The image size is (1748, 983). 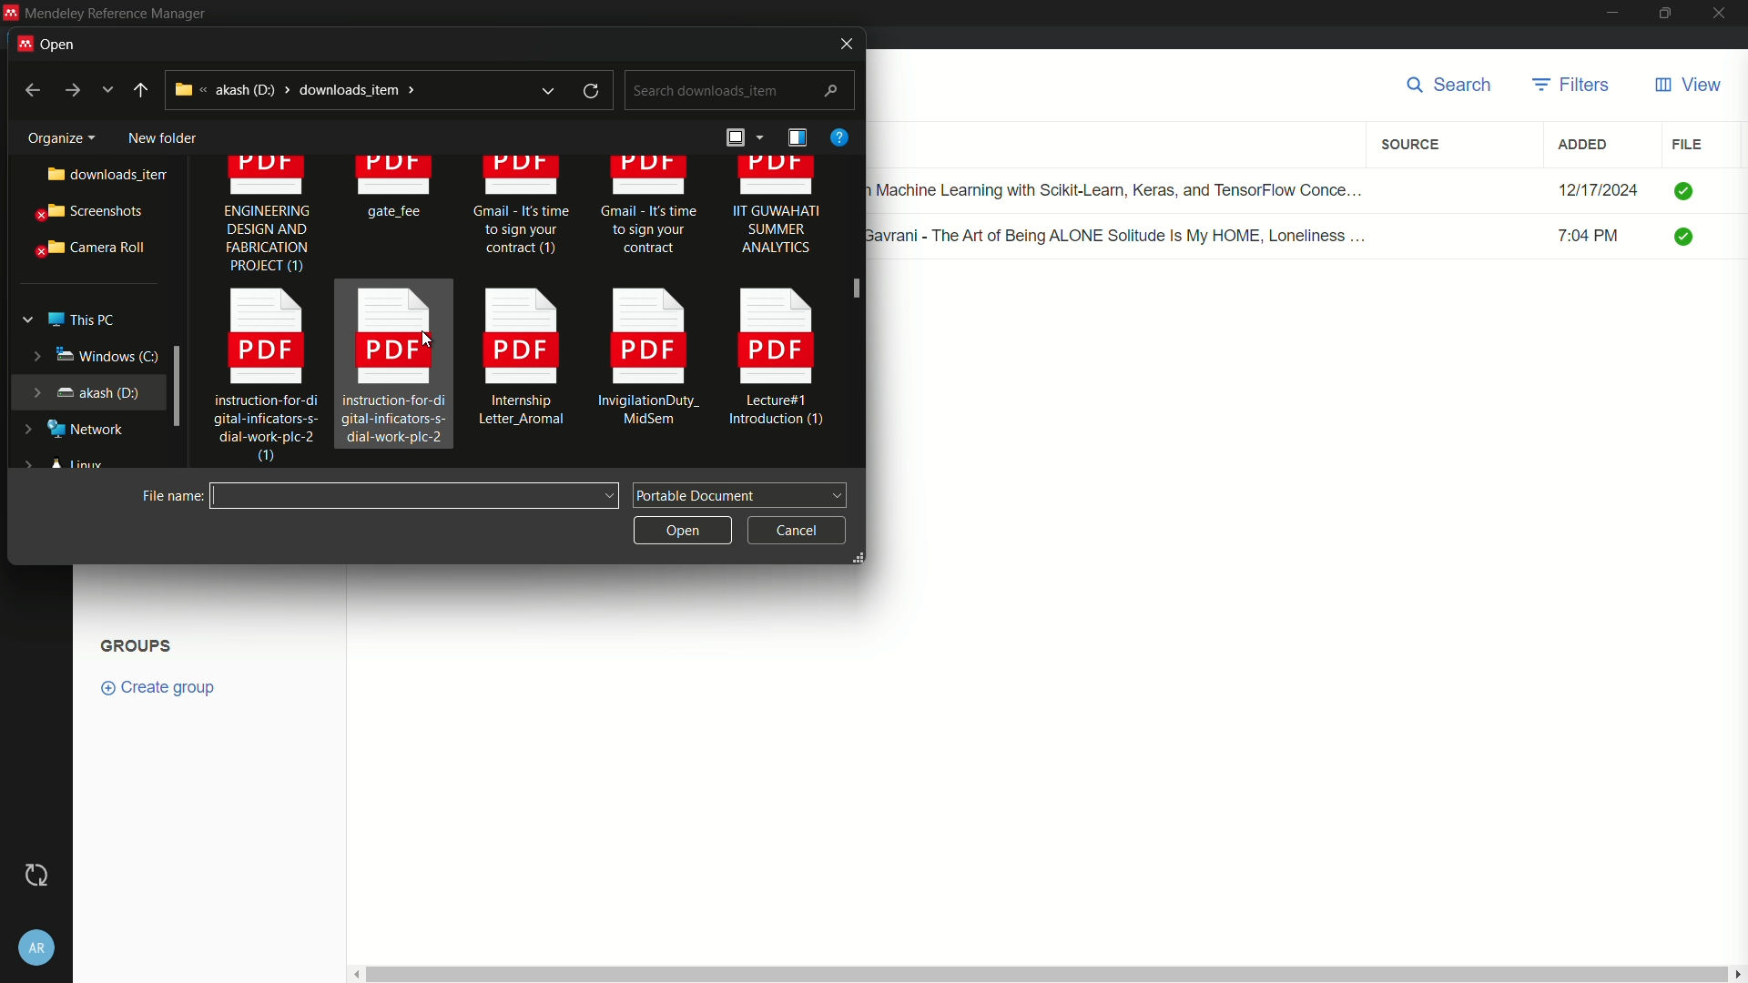 What do you see at coordinates (257, 378) in the screenshot?
I see `instruction-for-di
gital-inficators-s-
dial-work-plc-2
0)` at bounding box center [257, 378].